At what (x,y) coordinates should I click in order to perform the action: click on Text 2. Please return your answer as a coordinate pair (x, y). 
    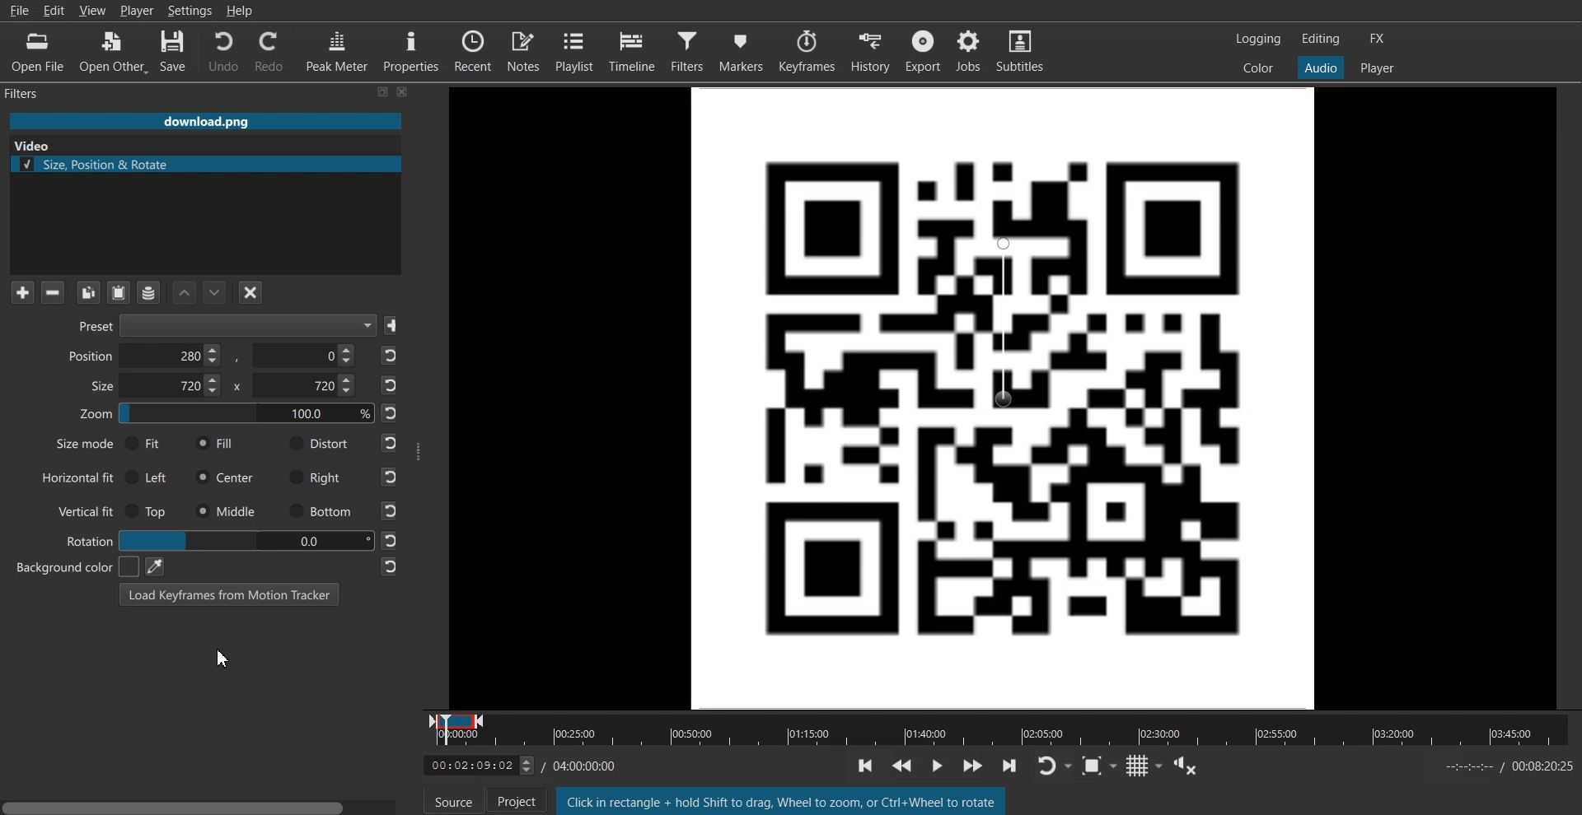
    Looking at the image, I should click on (780, 800).